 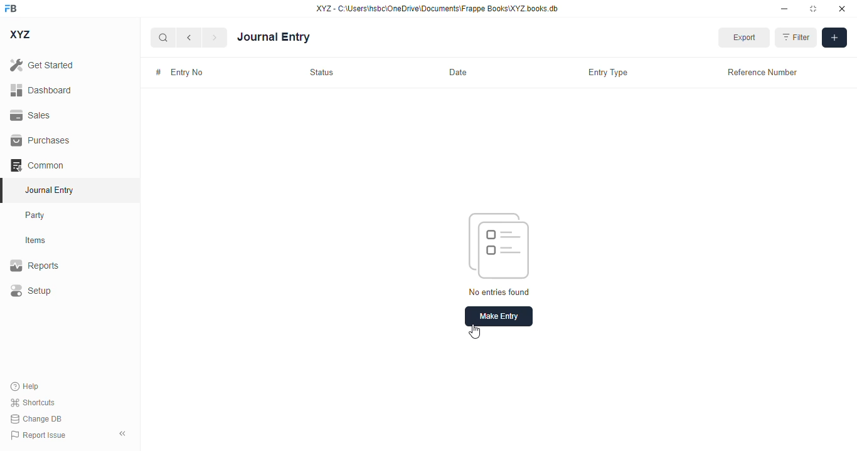 What do you see at coordinates (437, 8) in the screenshot?
I see `XYZ - C:\Users\hsbc\OneDrive\Documents\Frappe Books\XYZ books.db` at bounding box center [437, 8].